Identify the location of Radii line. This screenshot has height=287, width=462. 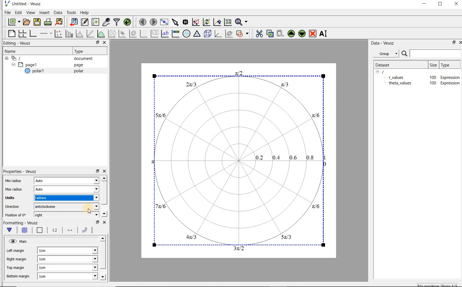
(86, 230).